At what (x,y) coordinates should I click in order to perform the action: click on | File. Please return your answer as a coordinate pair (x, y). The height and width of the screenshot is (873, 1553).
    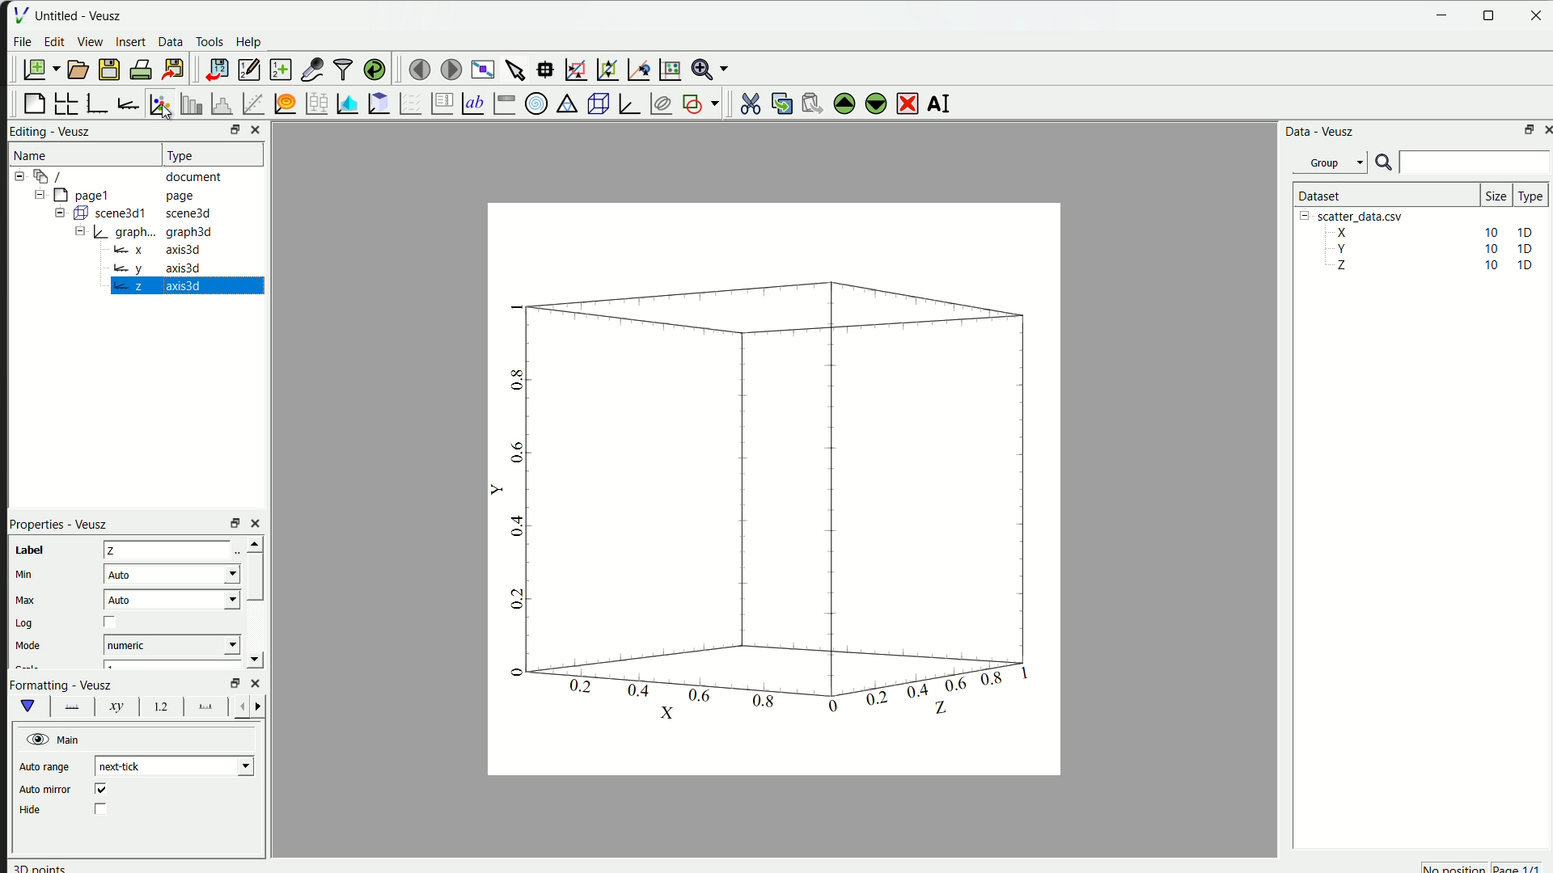
    Looking at the image, I should click on (19, 13).